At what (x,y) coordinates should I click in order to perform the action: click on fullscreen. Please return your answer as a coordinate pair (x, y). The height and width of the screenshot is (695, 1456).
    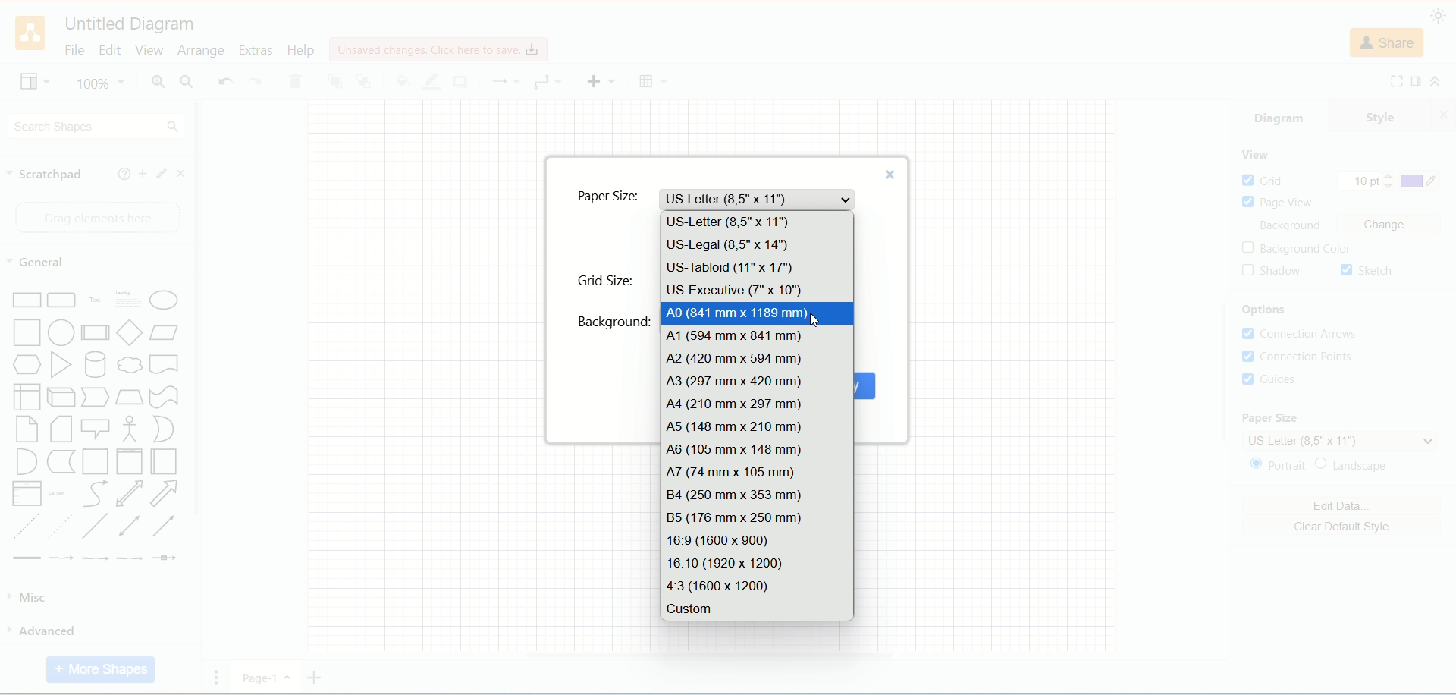
    Looking at the image, I should click on (1396, 80).